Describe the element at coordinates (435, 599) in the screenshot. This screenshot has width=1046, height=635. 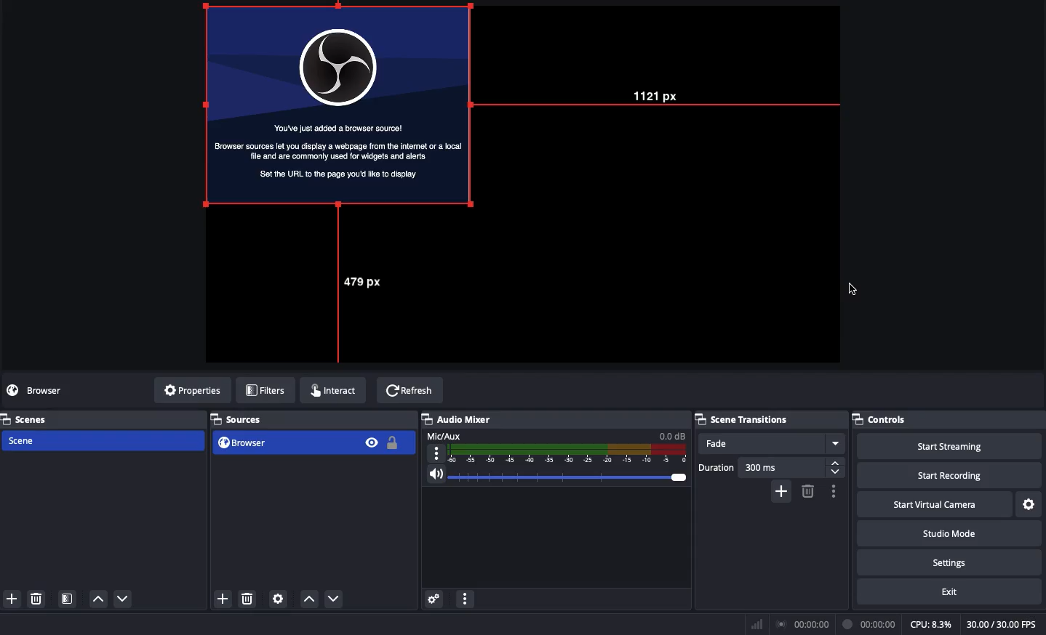
I see `Settings` at that location.